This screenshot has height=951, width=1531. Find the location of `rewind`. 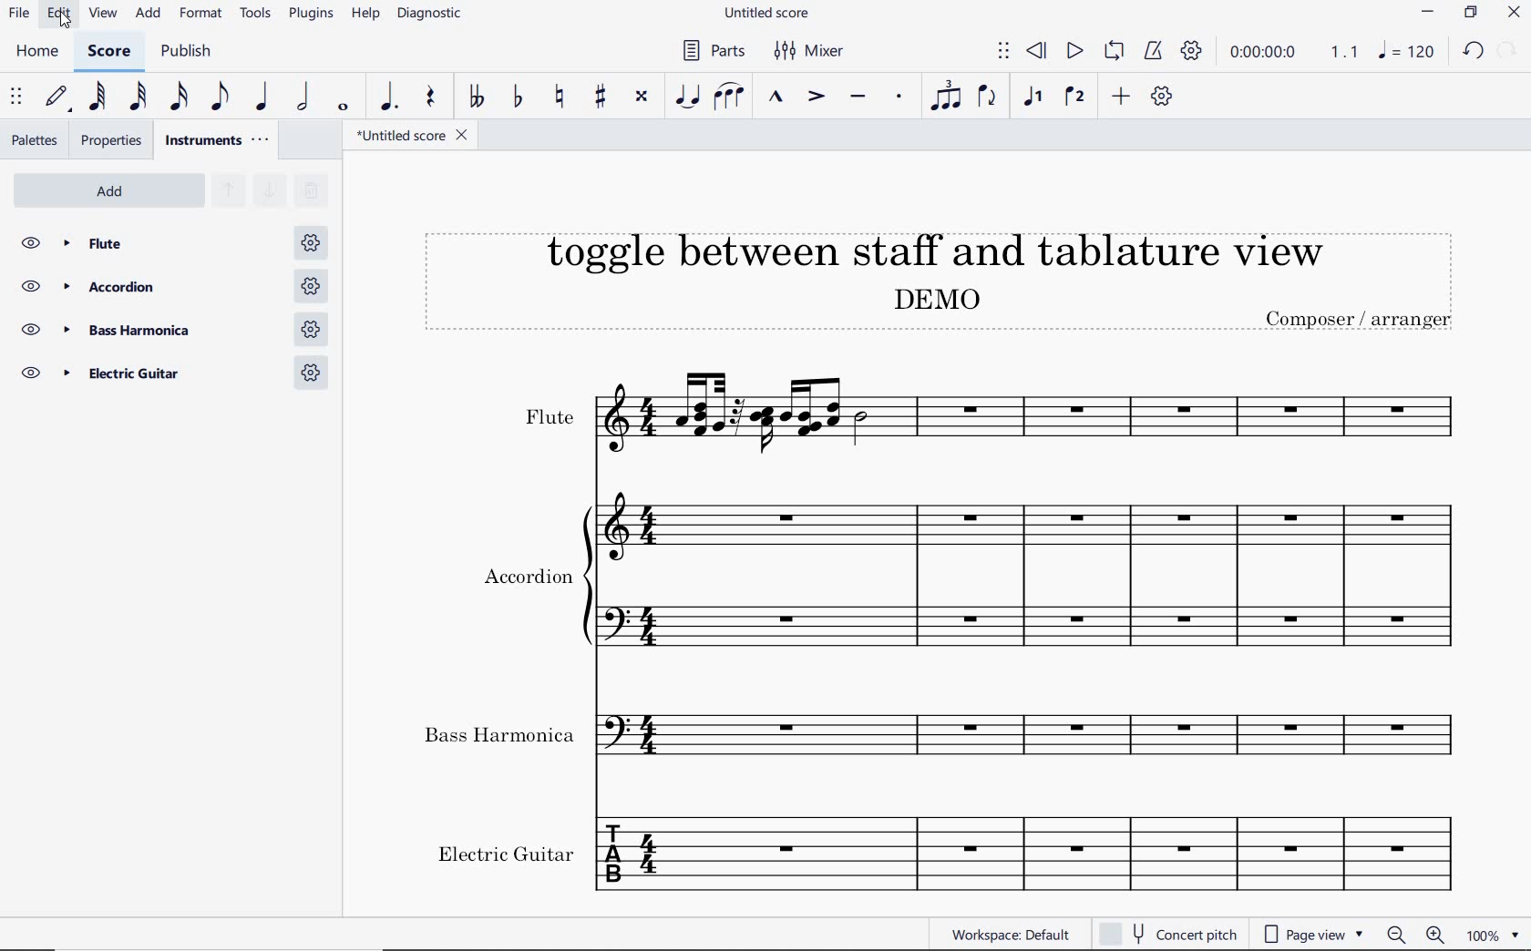

rewind is located at coordinates (1036, 50).